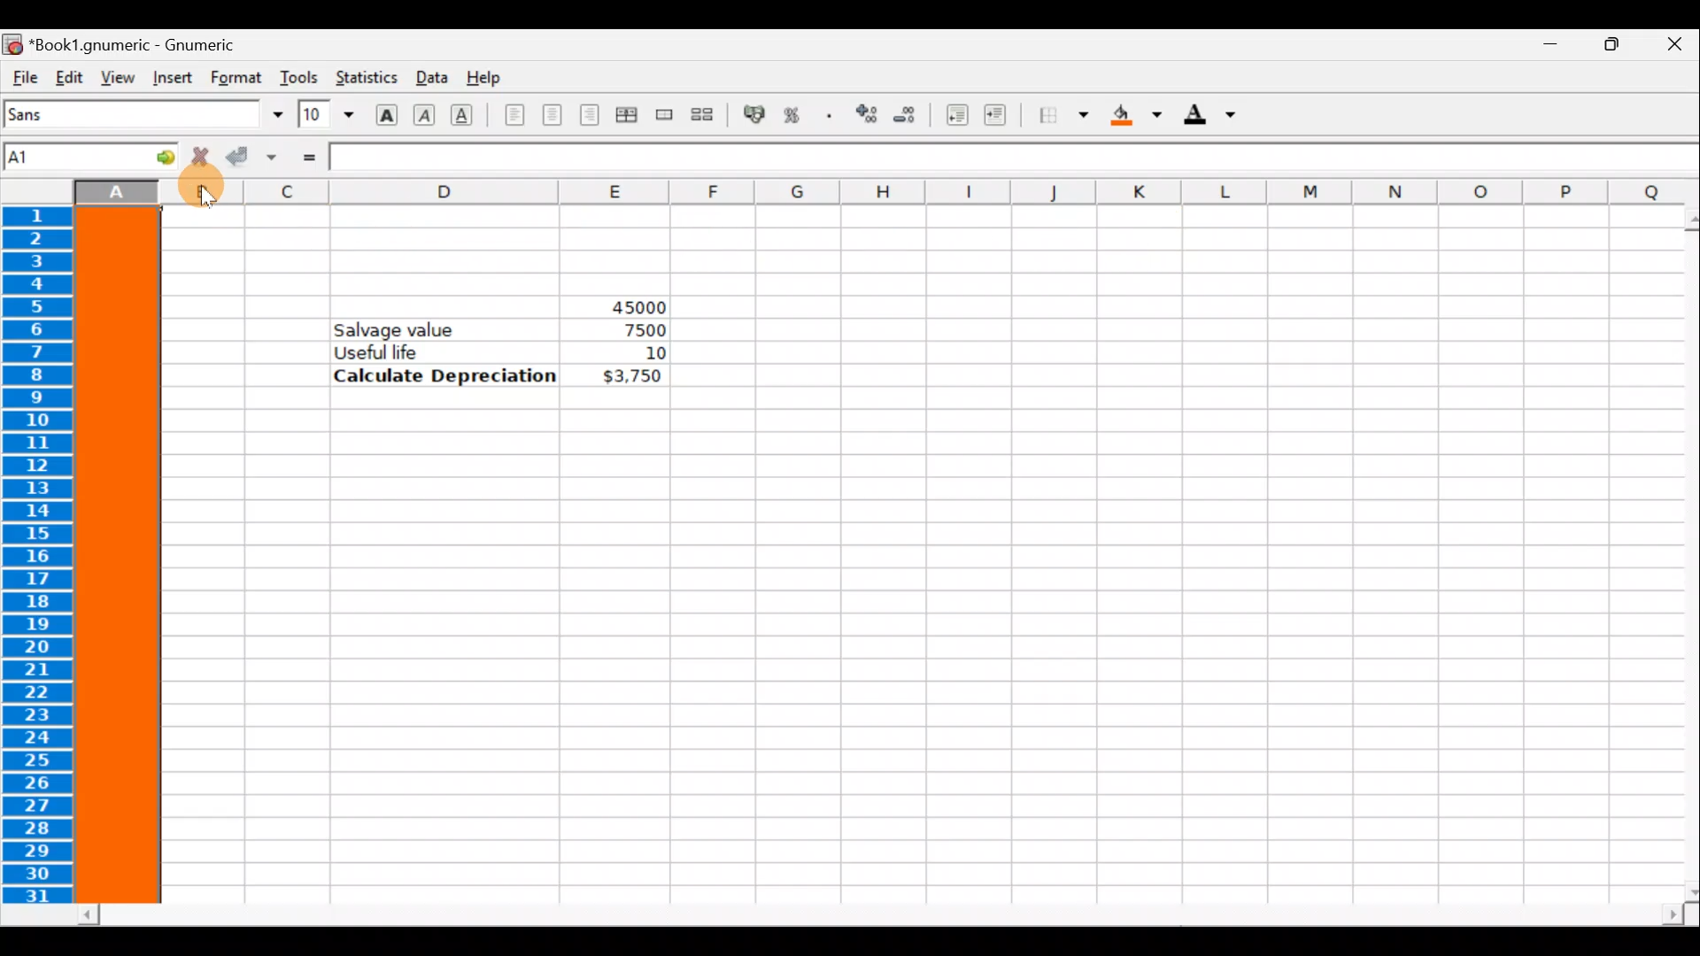 The height and width of the screenshot is (956, 1700). I want to click on Format the selection as percentage, so click(795, 118).